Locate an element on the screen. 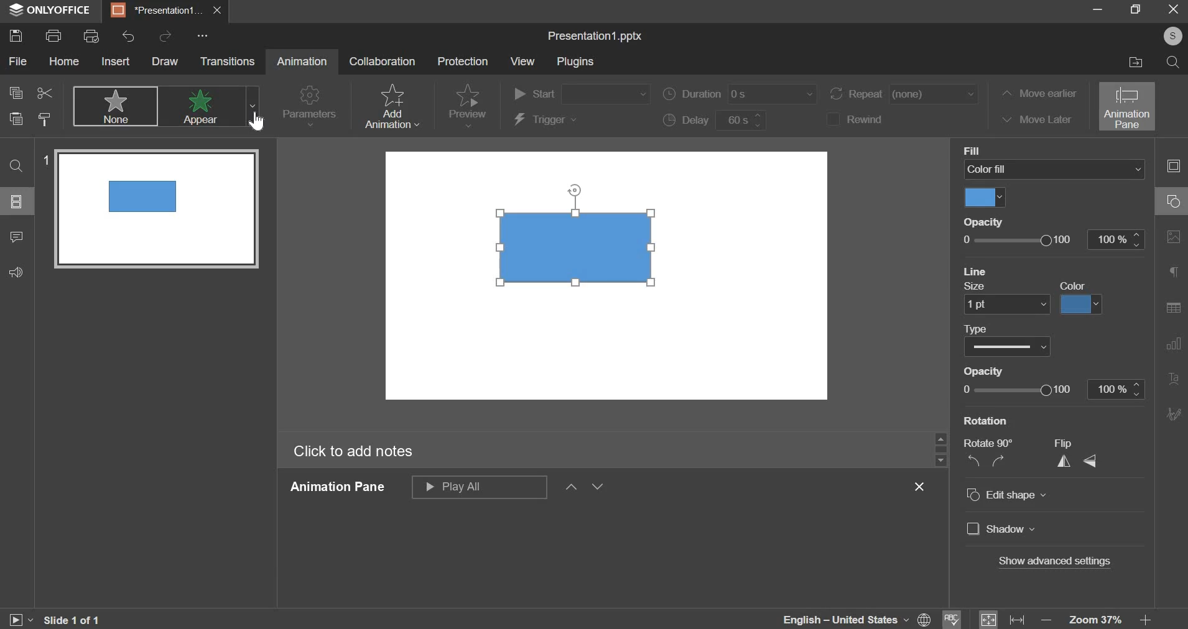  edit shape is located at coordinates (1031, 494).